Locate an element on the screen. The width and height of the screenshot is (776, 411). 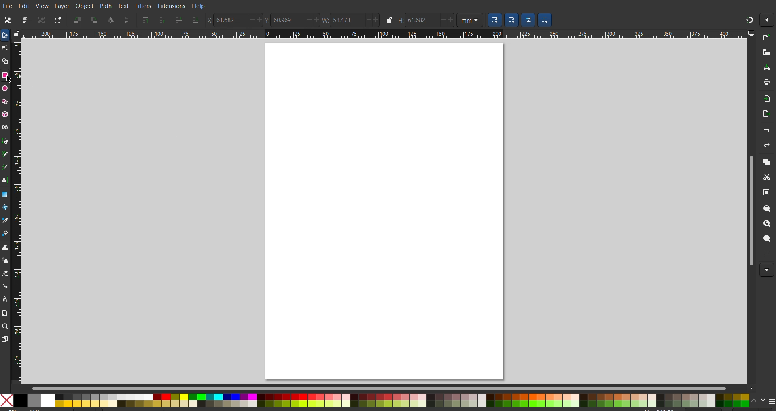
Mesh tool is located at coordinates (5, 207).